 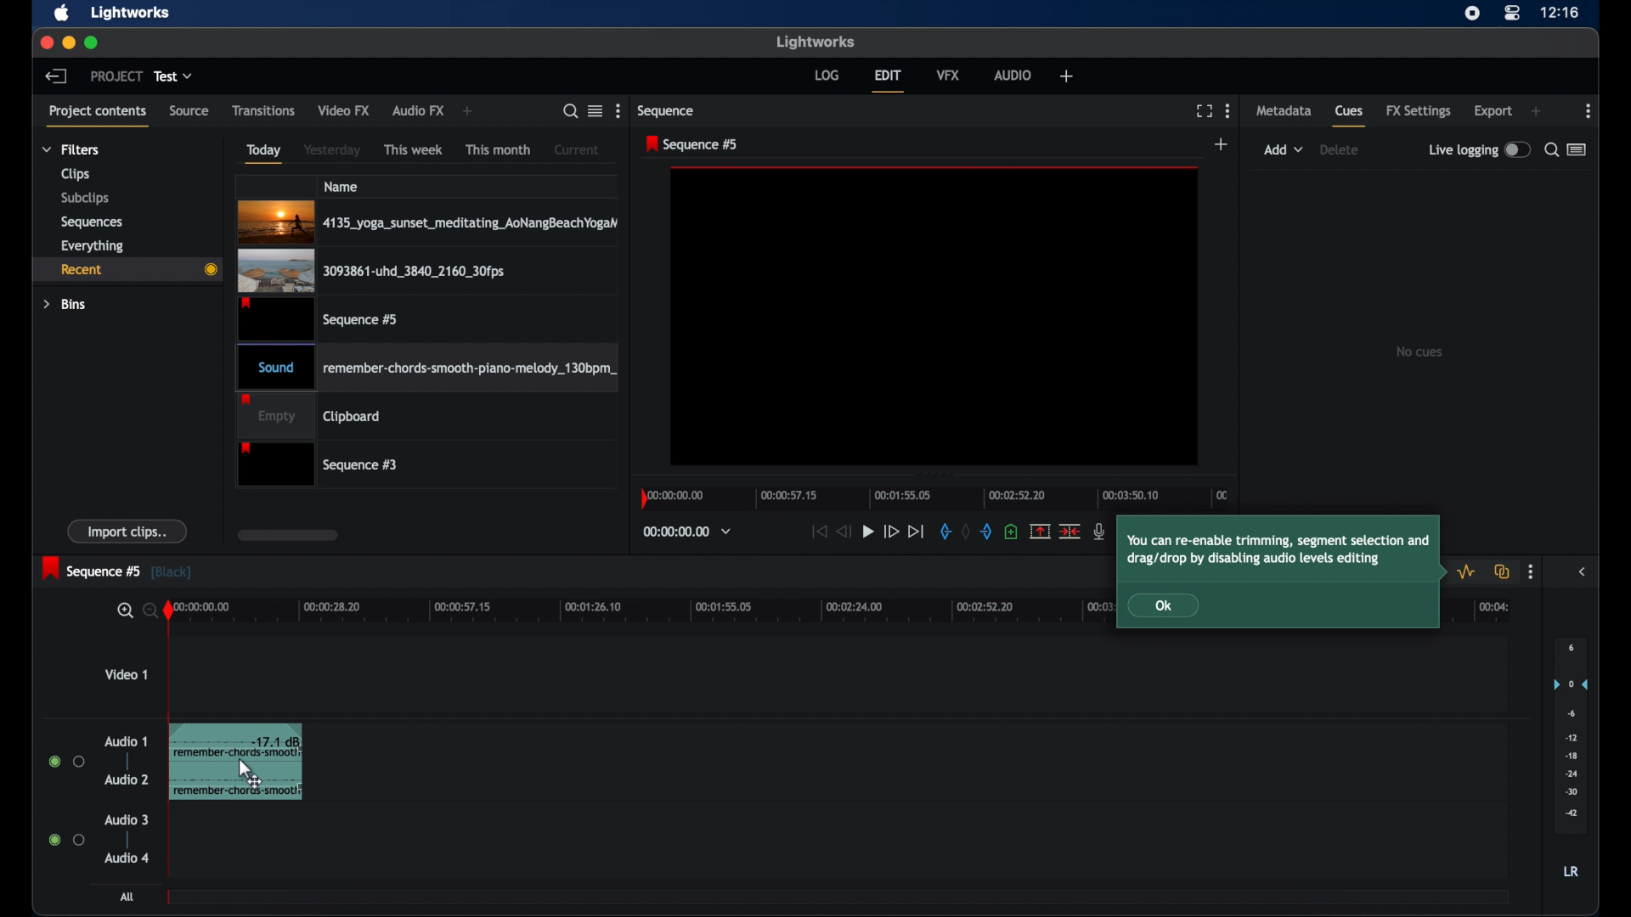 I want to click on recent, so click(x=128, y=269).